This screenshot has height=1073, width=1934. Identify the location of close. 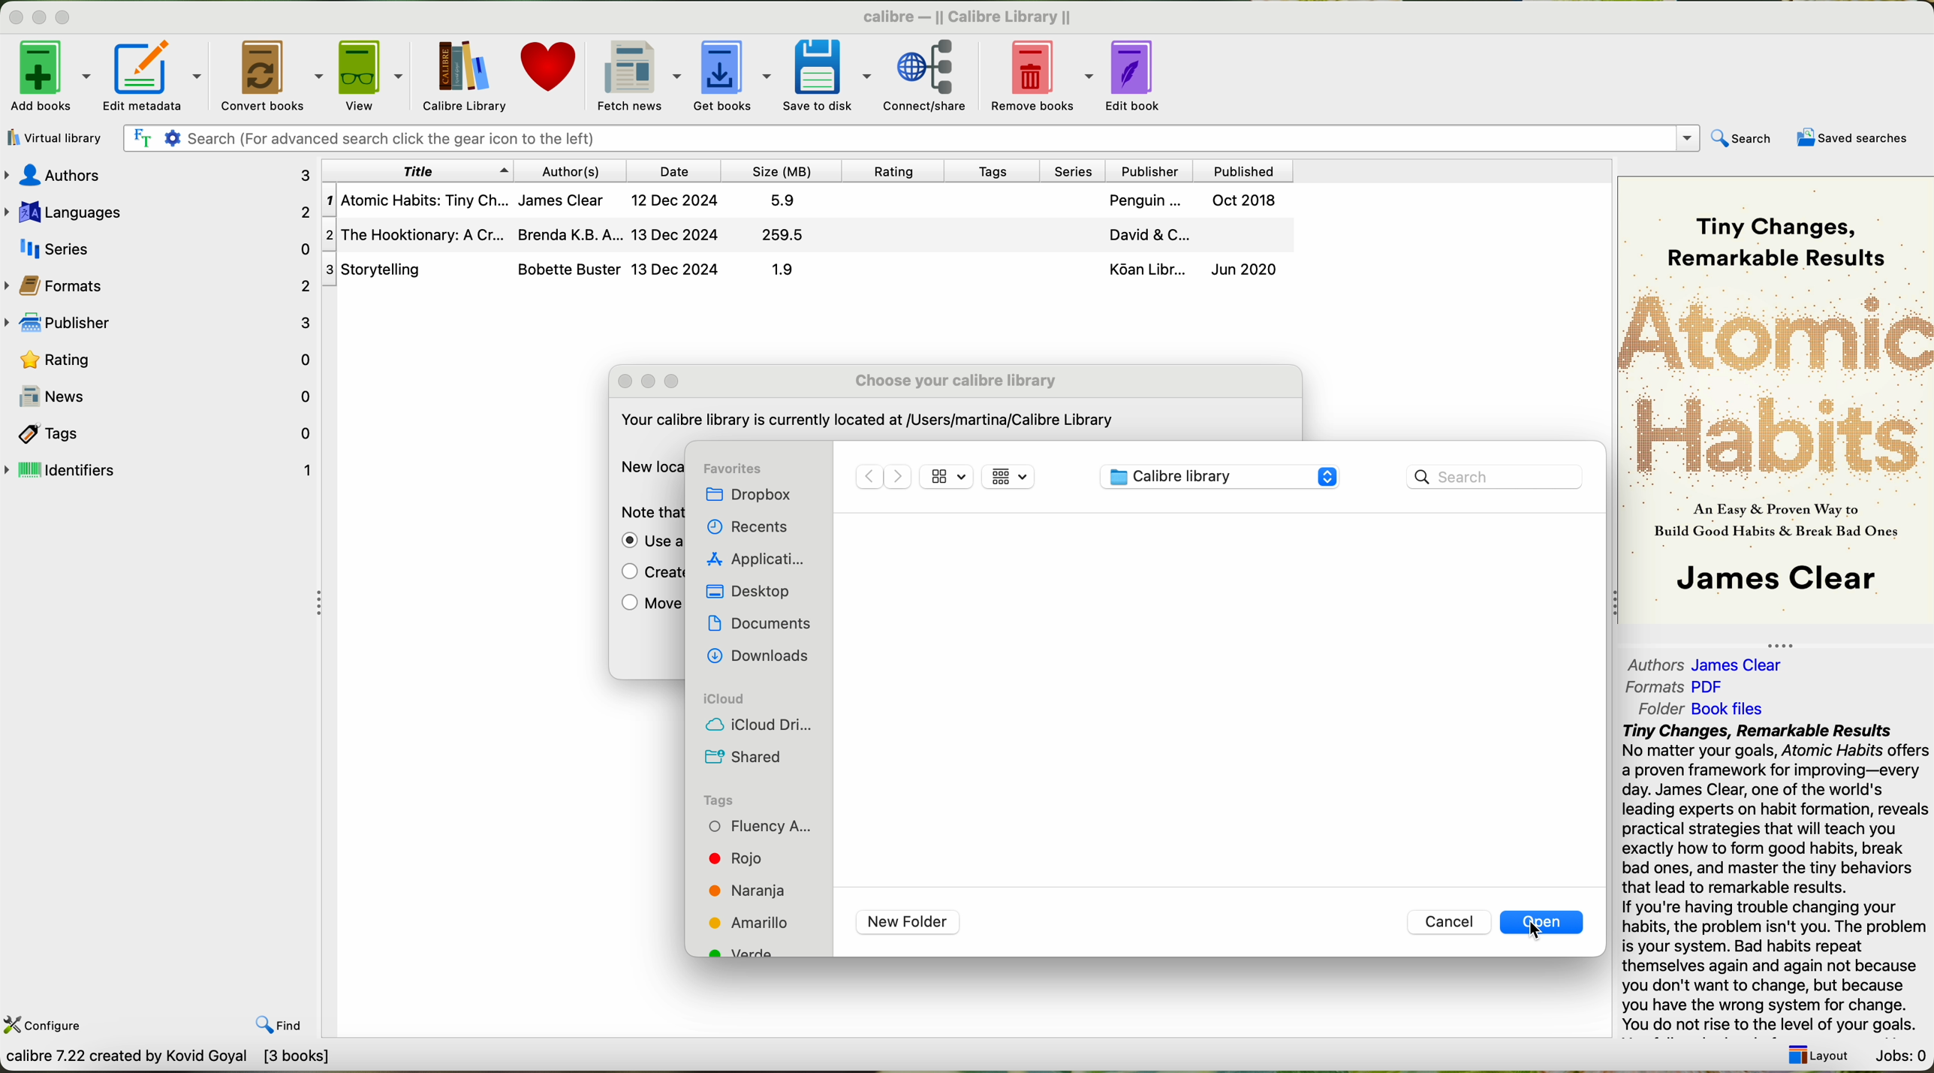
(624, 381).